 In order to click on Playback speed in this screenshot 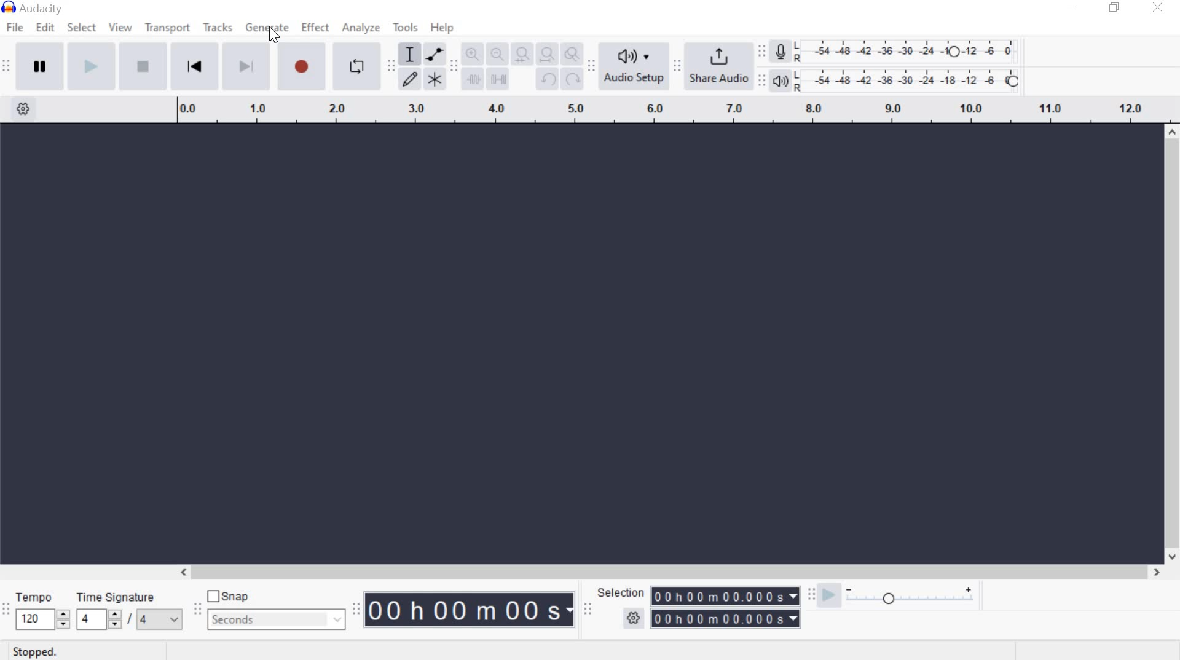, I will do `click(910, 600)`.